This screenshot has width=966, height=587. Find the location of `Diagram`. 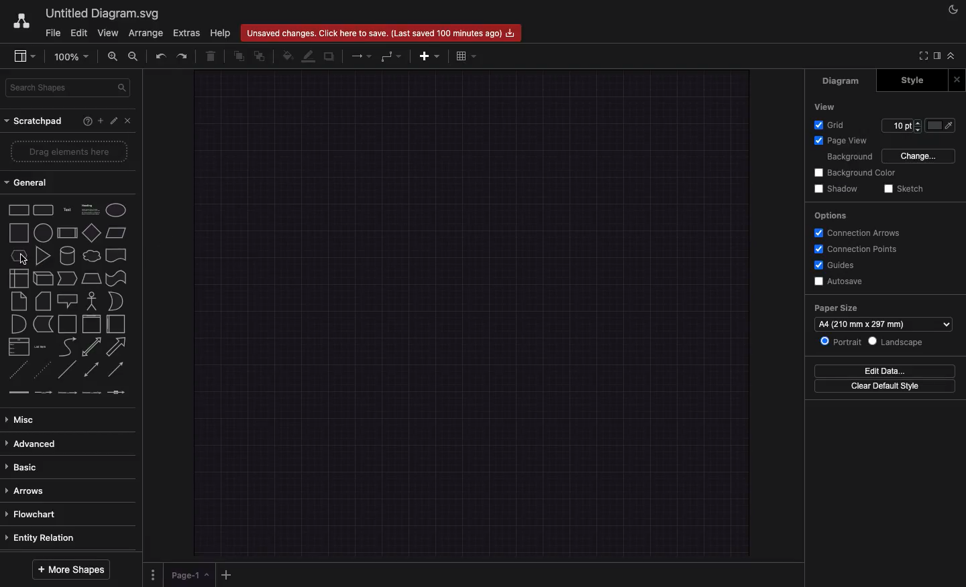

Diagram is located at coordinates (841, 80).